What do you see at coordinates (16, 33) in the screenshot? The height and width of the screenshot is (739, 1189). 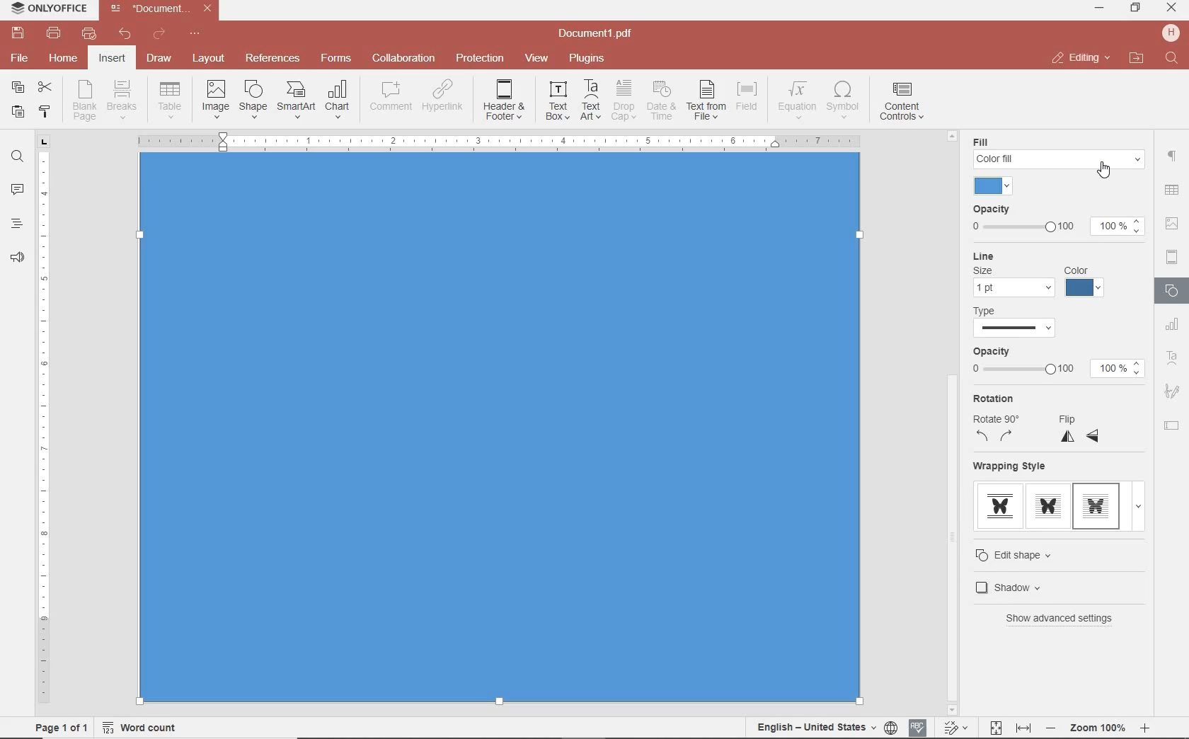 I see `save` at bounding box center [16, 33].